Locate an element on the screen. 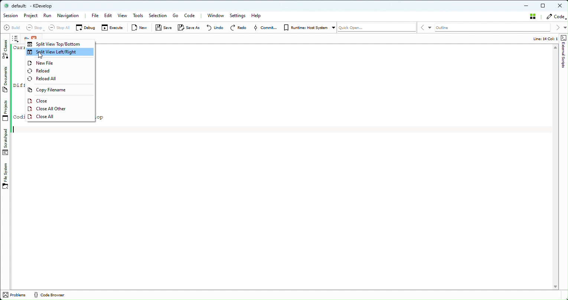 This screenshot has height=300, width=568. File is located at coordinates (96, 16).